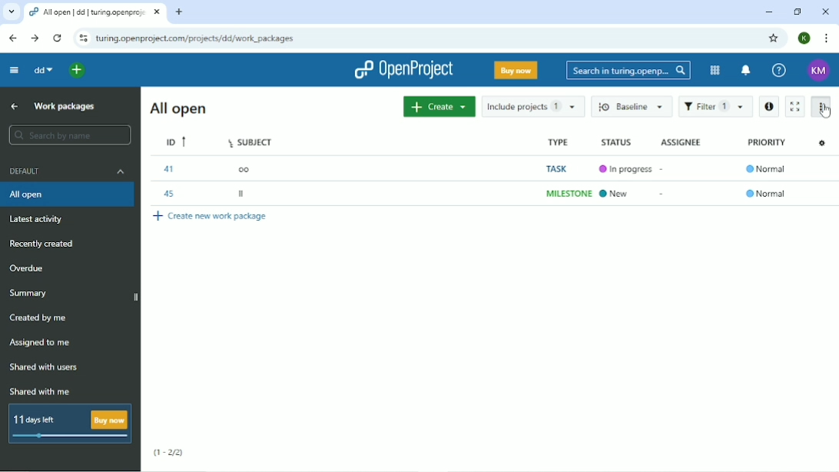 The image size is (839, 472). What do you see at coordinates (681, 141) in the screenshot?
I see `Assignee` at bounding box center [681, 141].